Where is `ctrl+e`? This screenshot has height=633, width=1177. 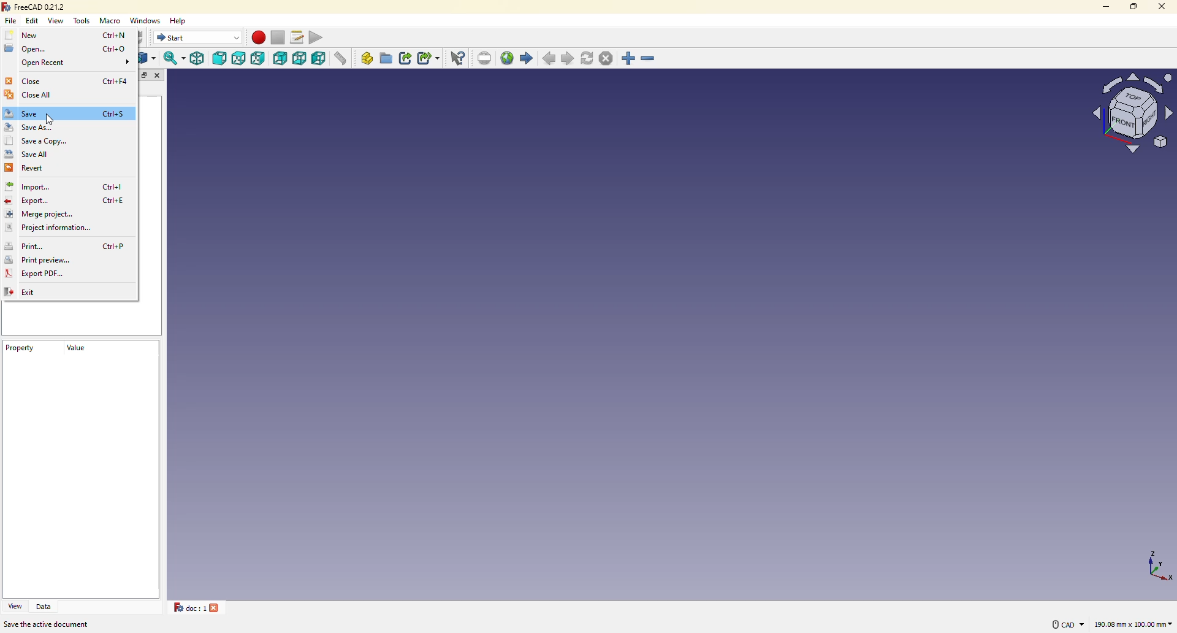
ctrl+e is located at coordinates (114, 201).